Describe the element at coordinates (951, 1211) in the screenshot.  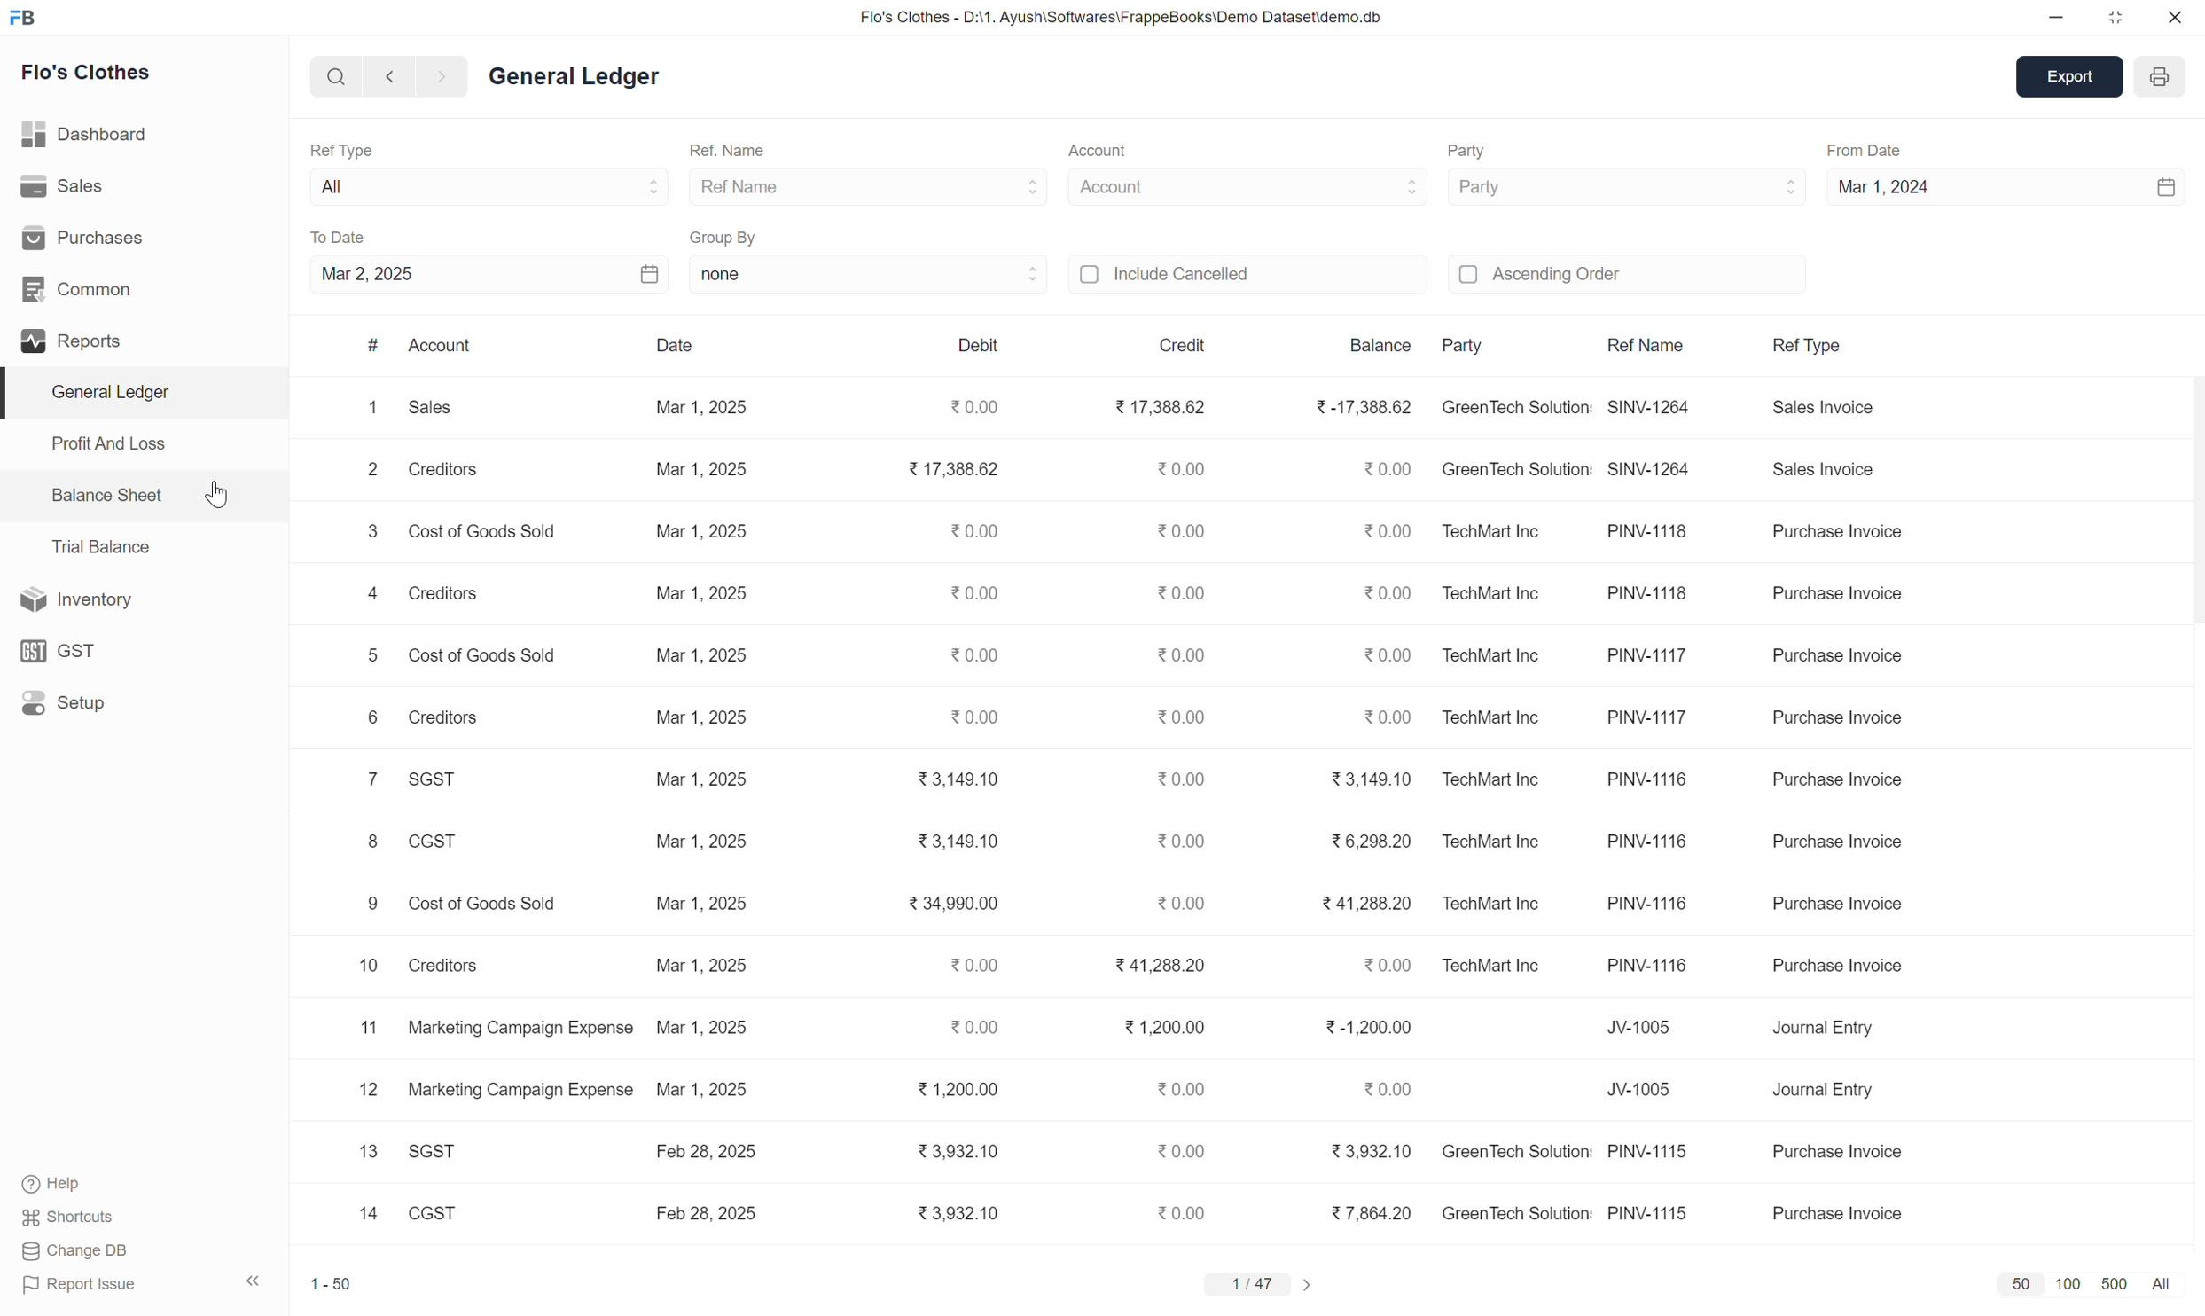
I see `3,932.10` at that location.